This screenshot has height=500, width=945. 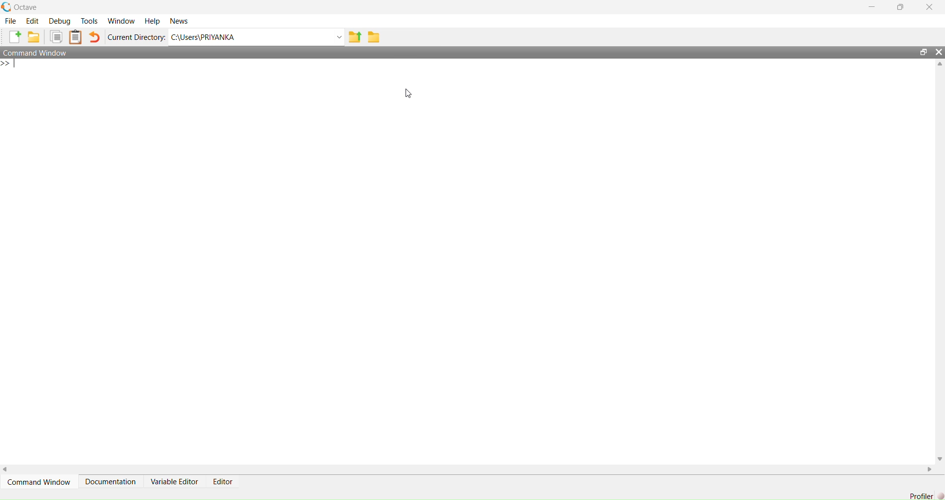 I want to click on Octave, so click(x=27, y=8).